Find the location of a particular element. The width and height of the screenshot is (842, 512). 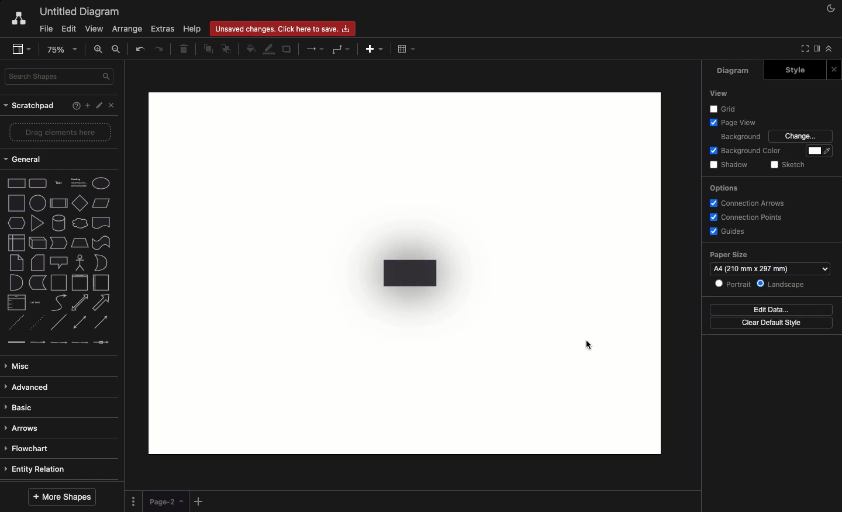

connector with 3 labels is located at coordinates (80, 343).